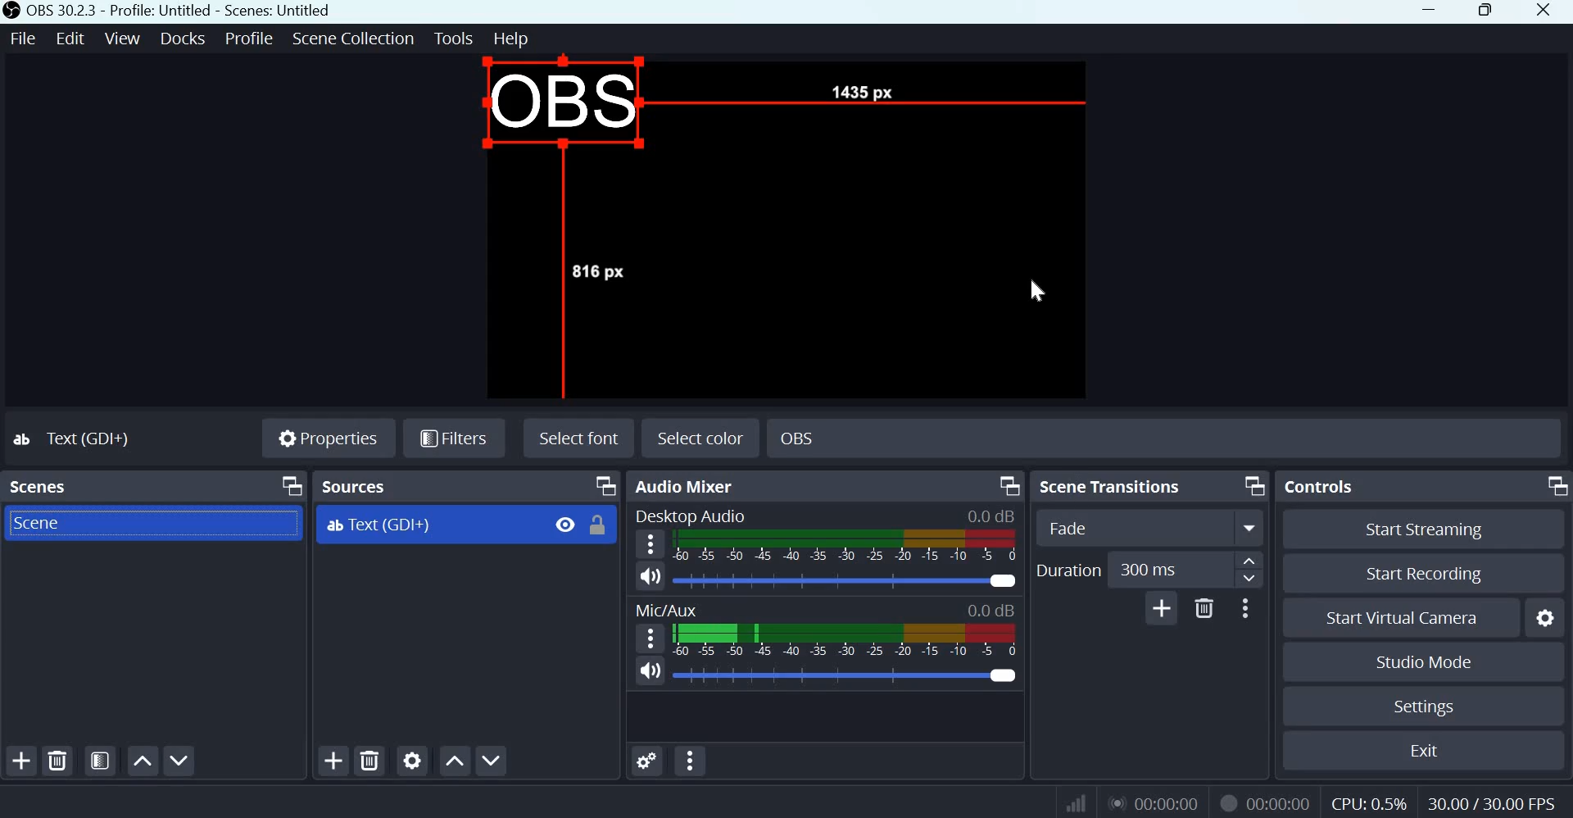 The image size is (1573, 818). I want to click on Audio Level Indicator, so click(991, 609).